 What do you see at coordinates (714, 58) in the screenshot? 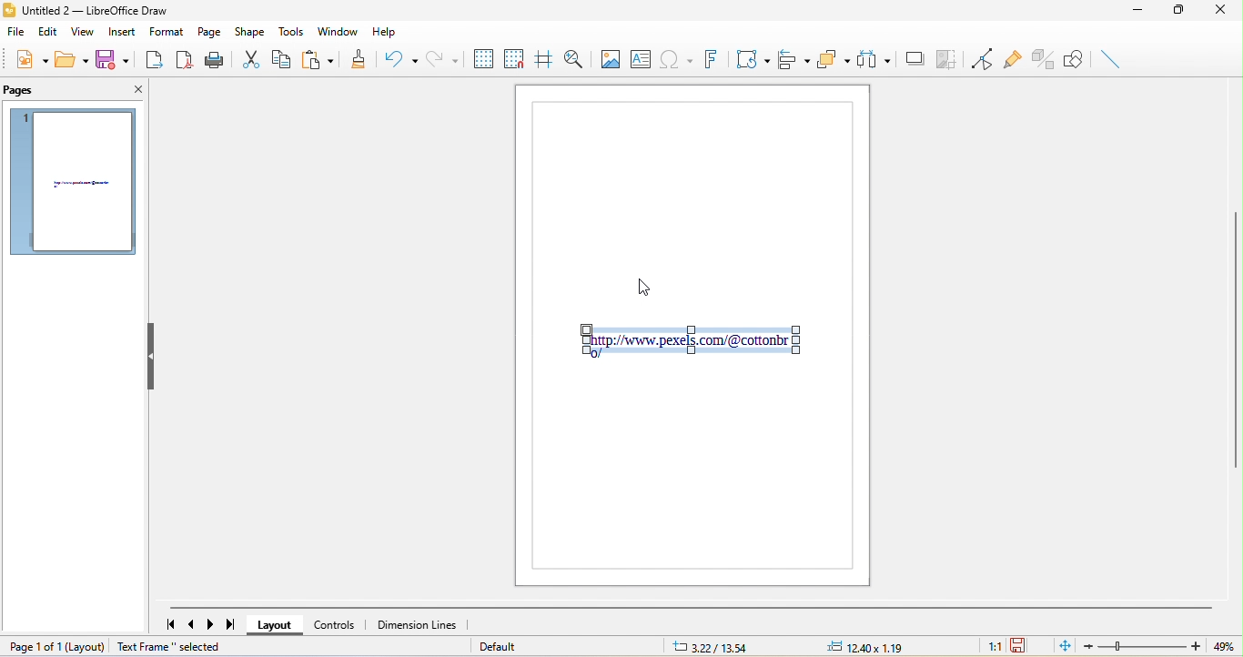
I see `font work text` at bounding box center [714, 58].